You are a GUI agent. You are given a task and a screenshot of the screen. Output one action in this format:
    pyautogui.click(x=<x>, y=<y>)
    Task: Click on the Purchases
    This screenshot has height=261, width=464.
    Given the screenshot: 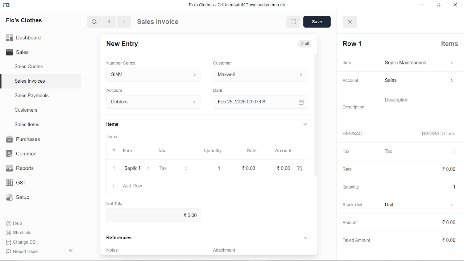 What is the action you would take?
    pyautogui.click(x=24, y=140)
    